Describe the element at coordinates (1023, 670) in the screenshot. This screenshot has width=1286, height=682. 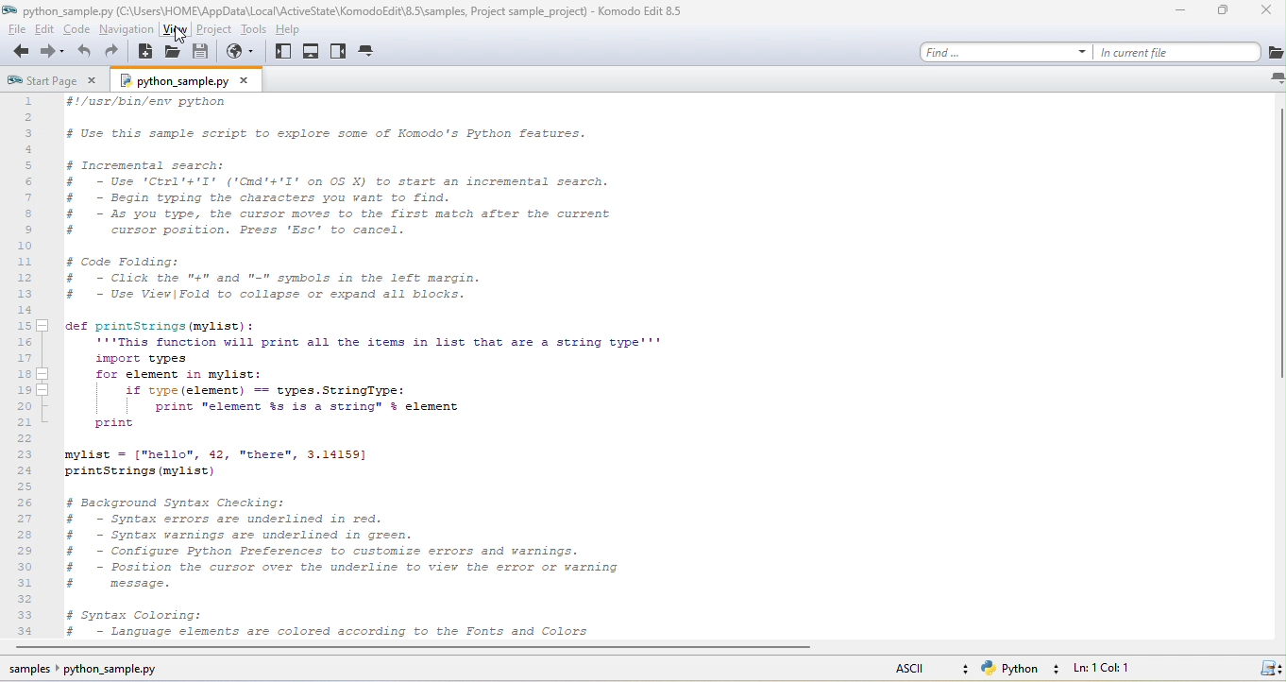
I see `python` at that location.